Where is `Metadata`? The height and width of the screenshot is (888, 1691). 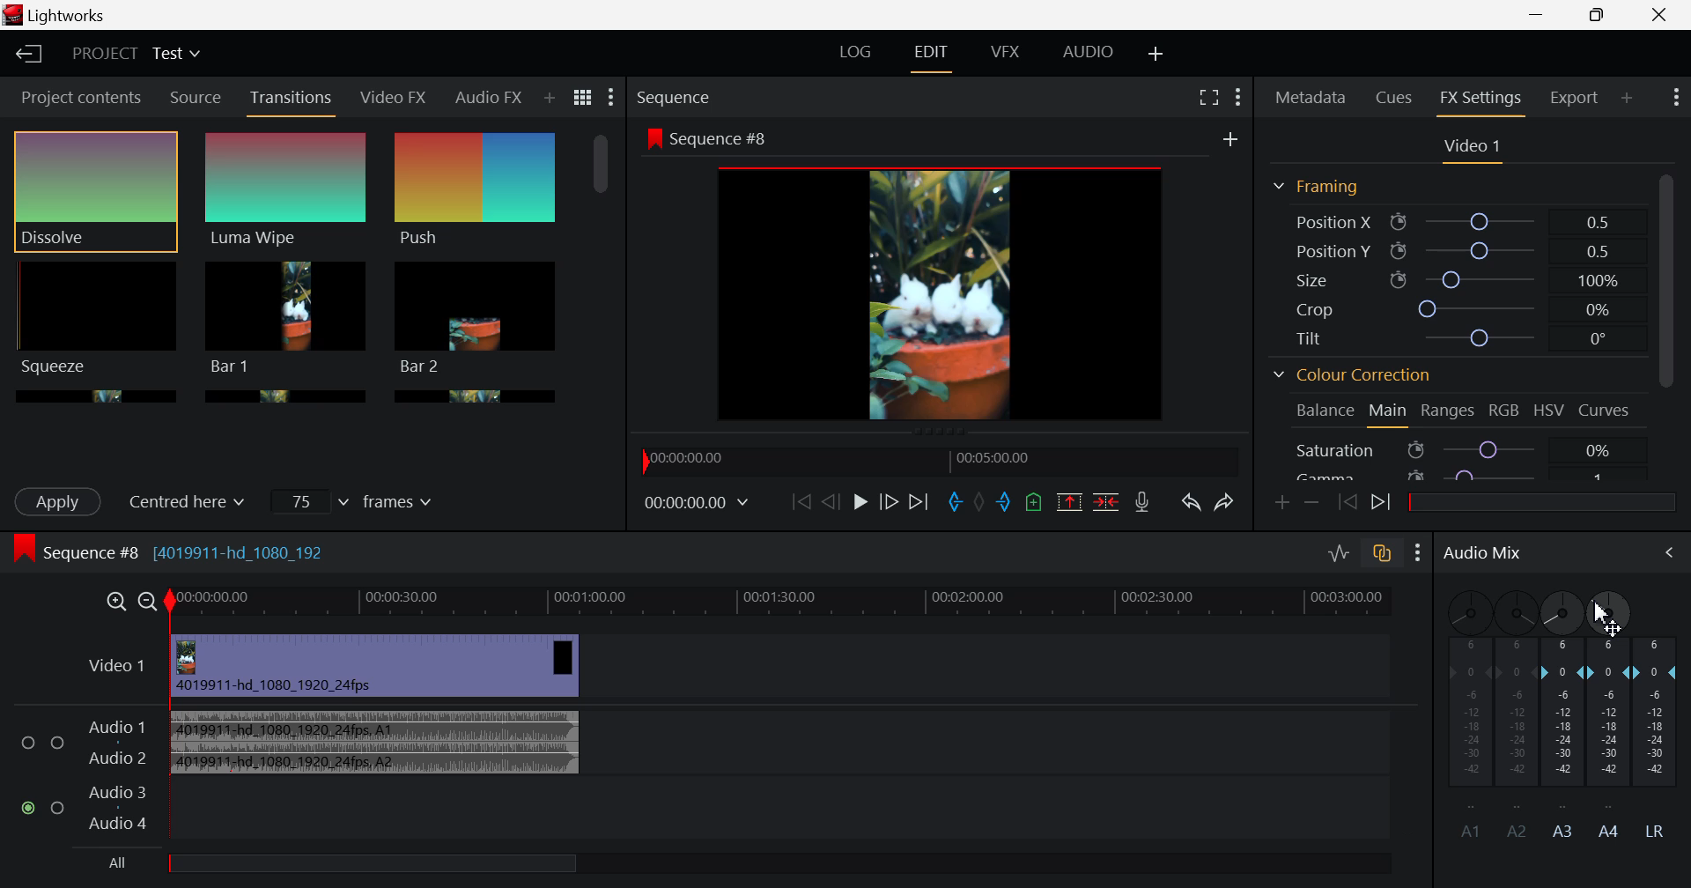
Metadata is located at coordinates (1311, 97).